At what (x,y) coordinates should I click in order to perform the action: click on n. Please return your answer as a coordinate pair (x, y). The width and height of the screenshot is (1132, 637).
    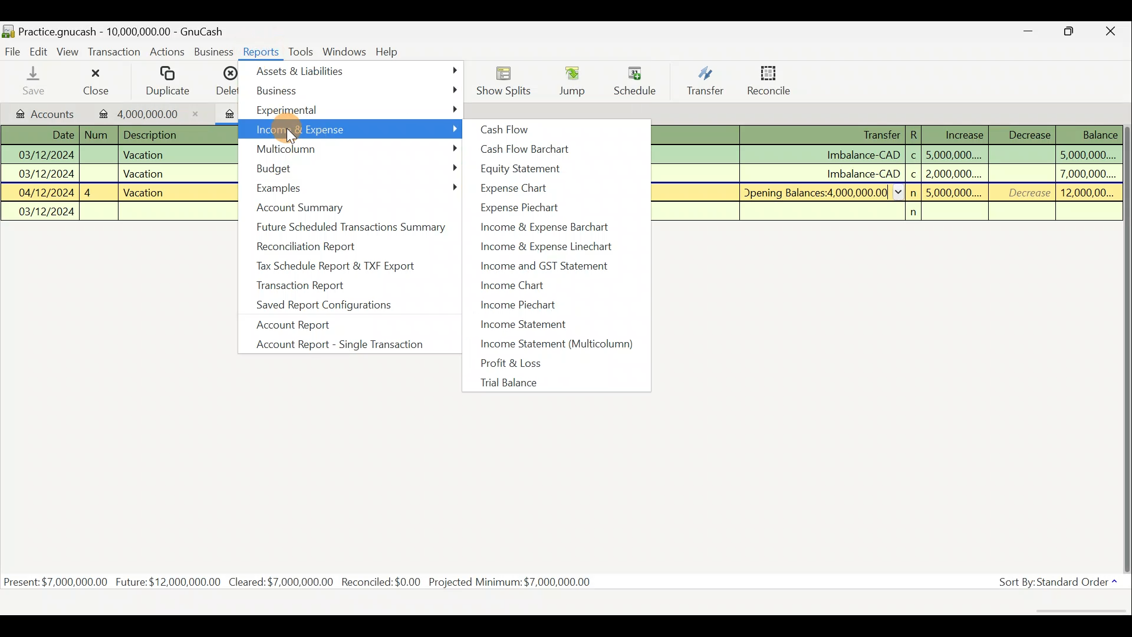
    Looking at the image, I should click on (913, 212).